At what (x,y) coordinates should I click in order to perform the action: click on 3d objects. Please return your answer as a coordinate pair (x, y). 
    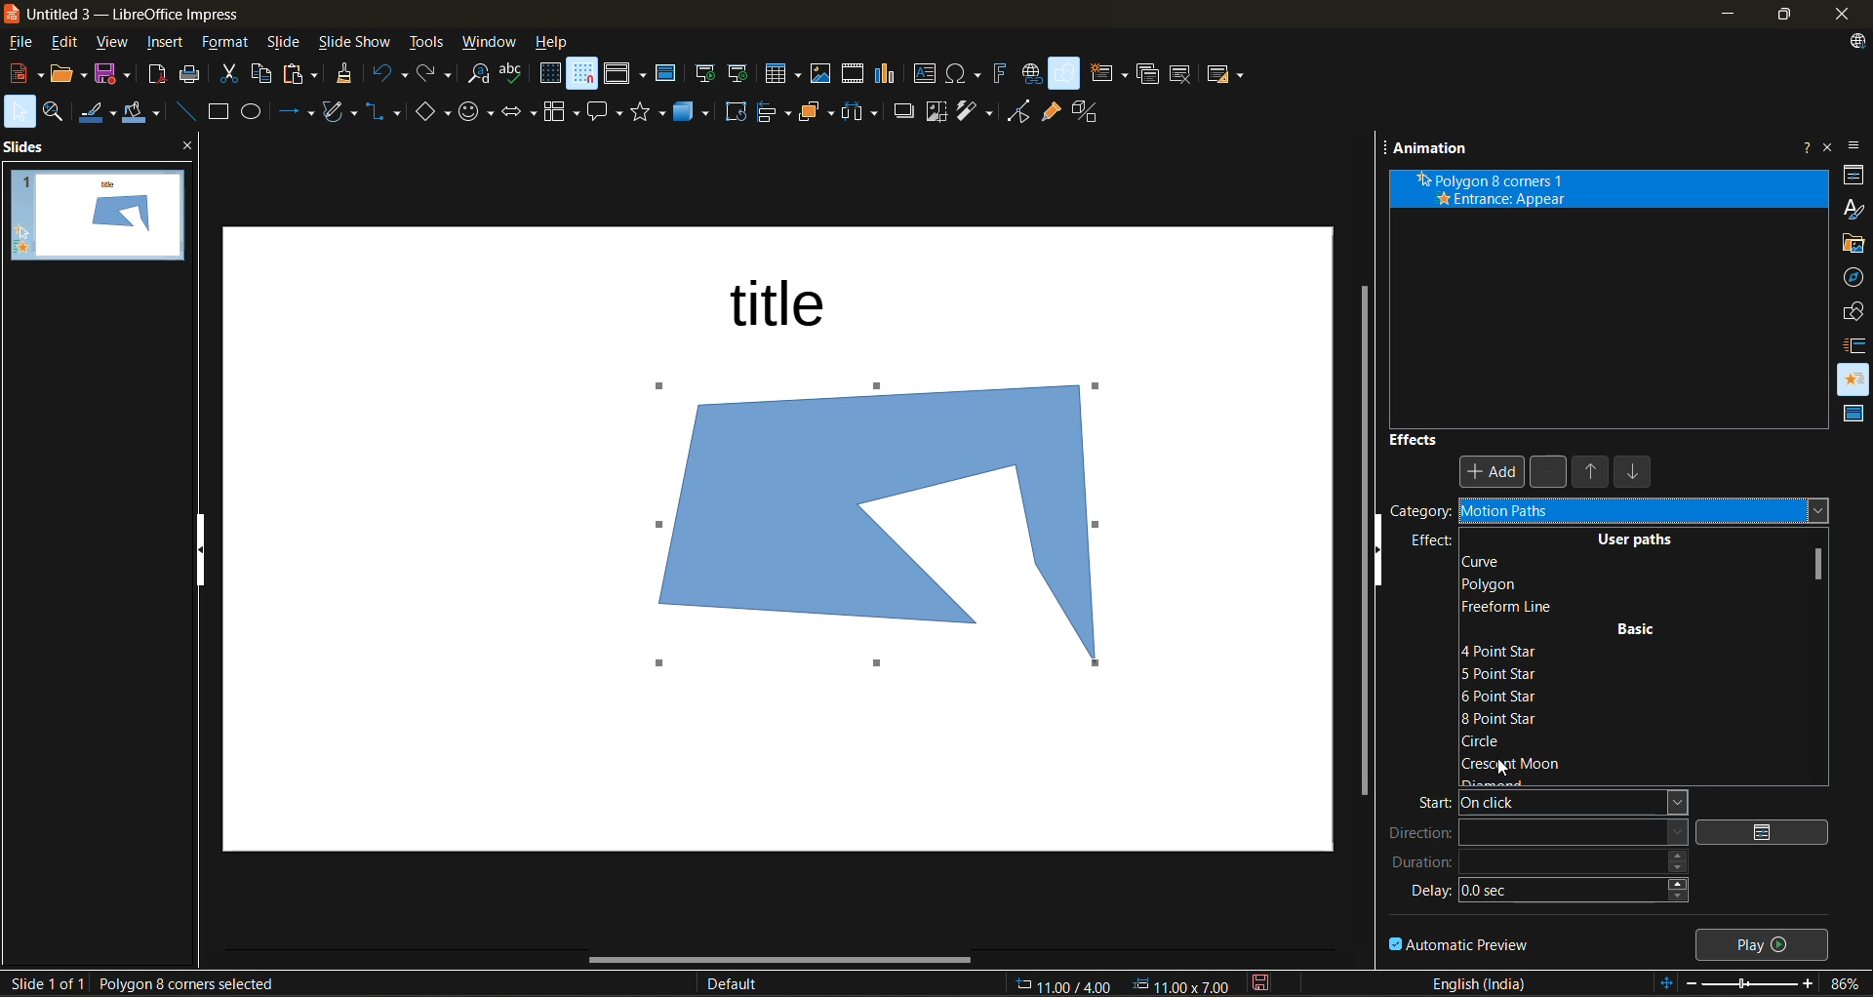
    Looking at the image, I should click on (695, 113).